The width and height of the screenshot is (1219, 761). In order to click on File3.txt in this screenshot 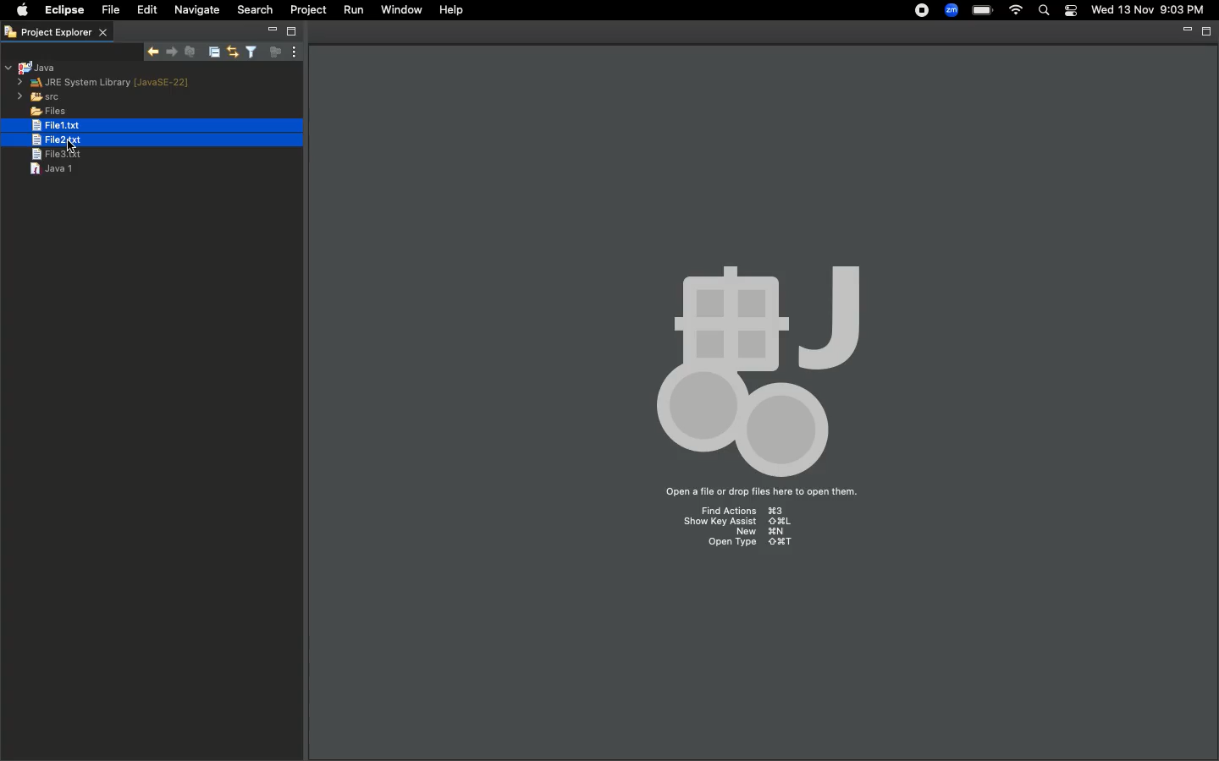, I will do `click(58, 156)`.